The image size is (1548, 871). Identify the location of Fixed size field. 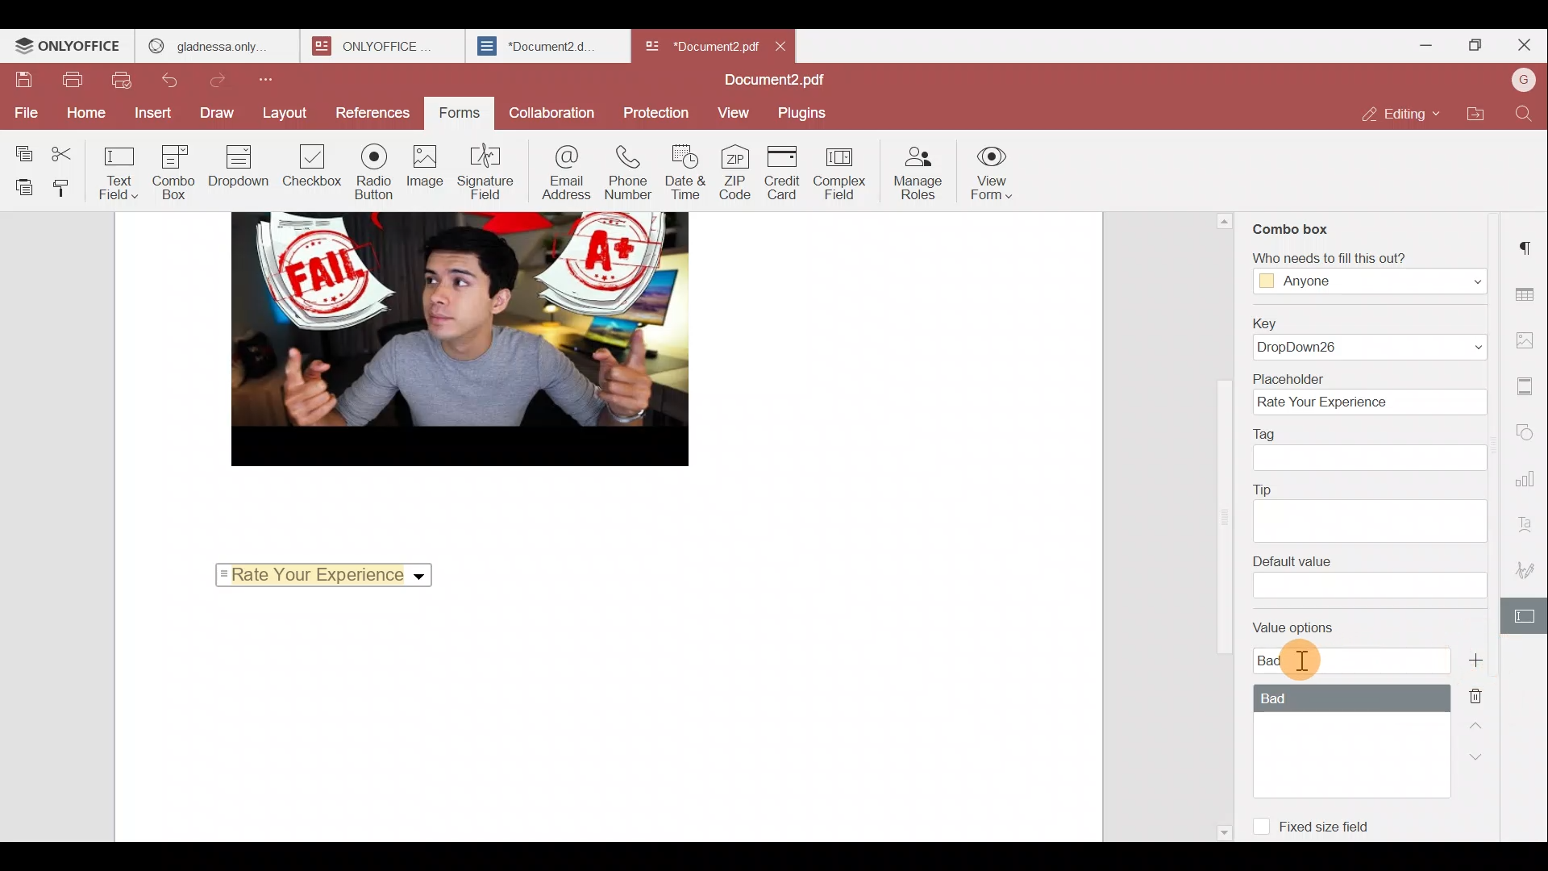
(1314, 822).